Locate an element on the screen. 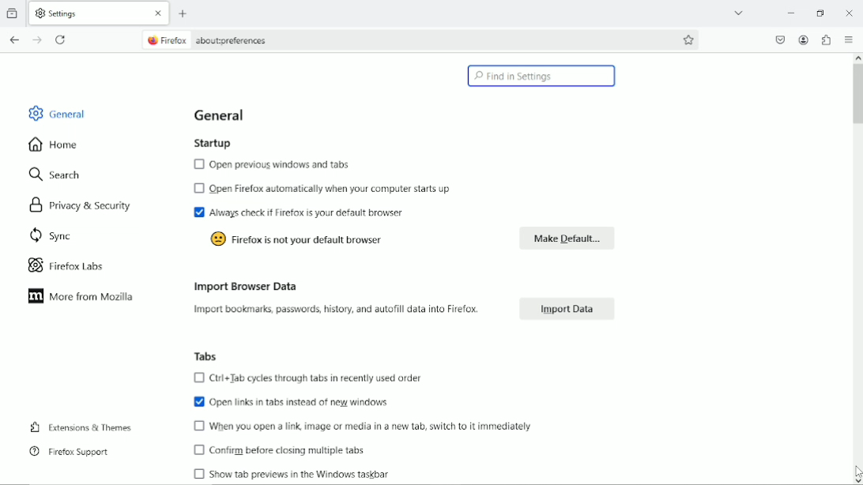 Image resolution: width=863 pixels, height=485 pixels. View recent browsing is located at coordinates (13, 12).